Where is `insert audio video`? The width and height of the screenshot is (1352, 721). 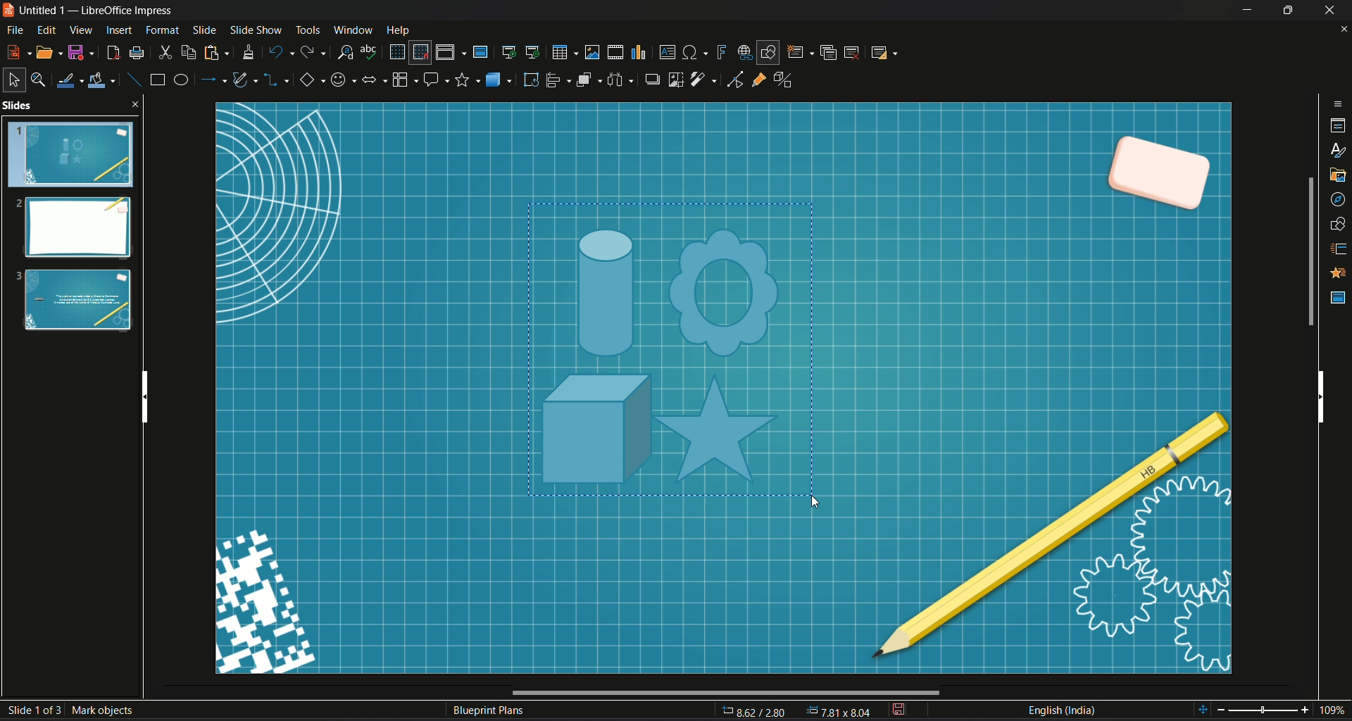 insert audio video is located at coordinates (614, 52).